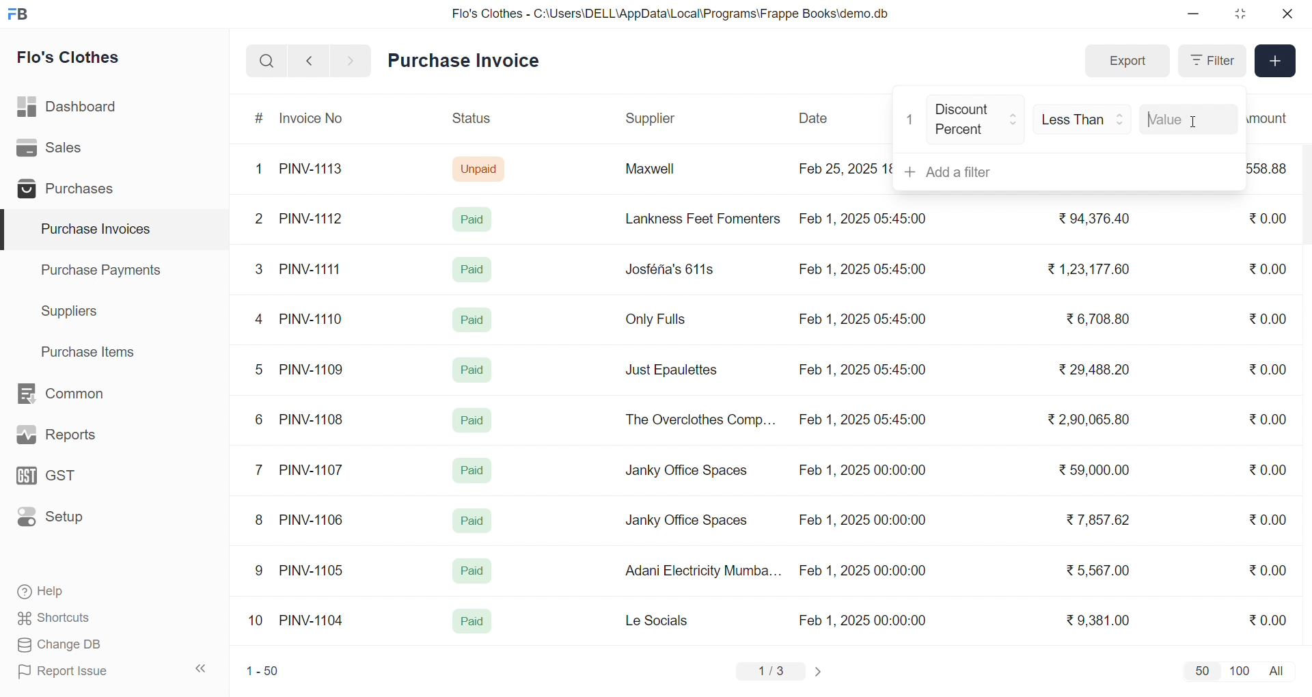  Describe the element at coordinates (1201, 670) in the screenshot. I see `50` at that location.